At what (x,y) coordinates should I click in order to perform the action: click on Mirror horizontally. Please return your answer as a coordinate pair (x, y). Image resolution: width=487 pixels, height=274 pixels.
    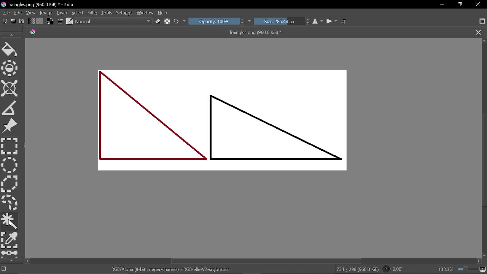
    Looking at the image, I should click on (318, 21).